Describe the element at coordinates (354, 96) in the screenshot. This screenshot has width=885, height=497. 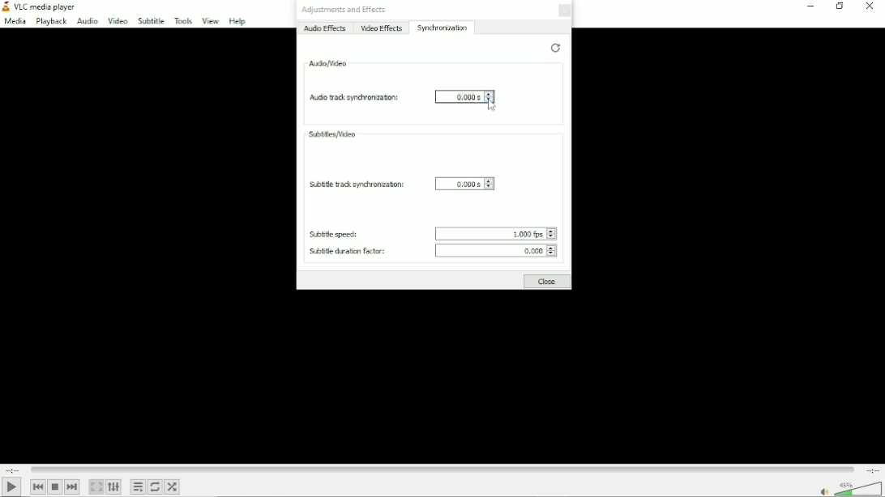
I see `Audio track synchronization` at that location.